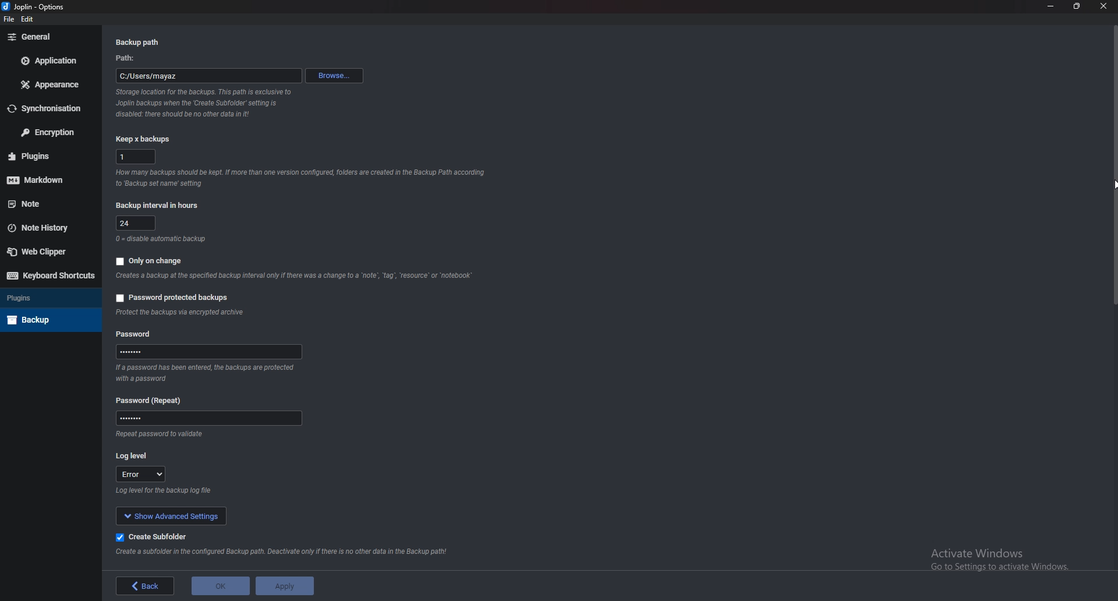  Describe the element at coordinates (156, 260) in the screenshot. I see `Only on change` at that location.